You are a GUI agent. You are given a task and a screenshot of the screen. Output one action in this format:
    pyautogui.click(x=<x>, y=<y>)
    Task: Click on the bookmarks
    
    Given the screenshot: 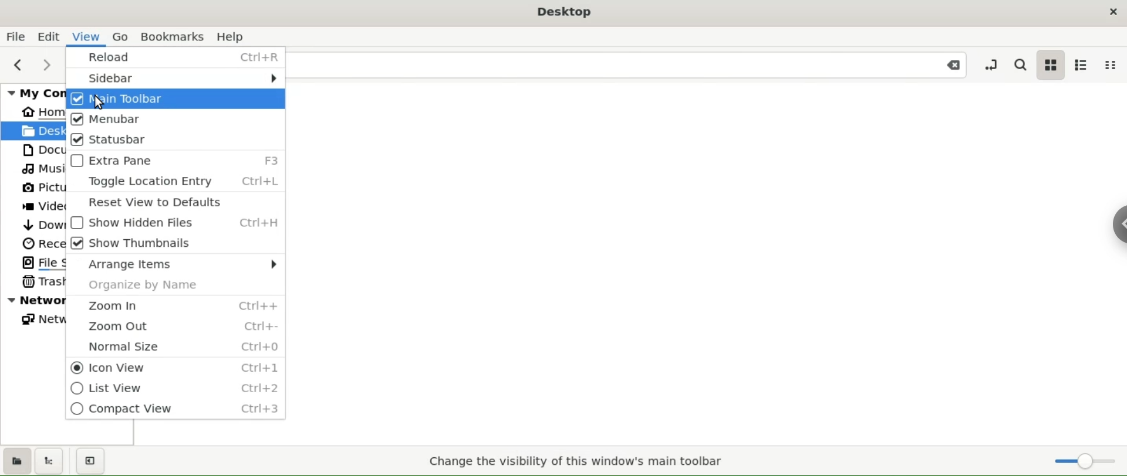 What is the action you would take?
    pyautogui.click(x=174, y=35)
    